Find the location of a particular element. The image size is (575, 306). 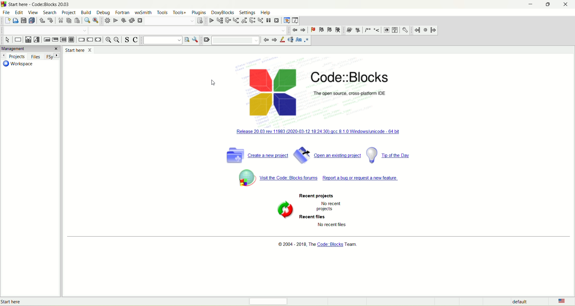

toggle bookmark is located at coordinates (312, 30).